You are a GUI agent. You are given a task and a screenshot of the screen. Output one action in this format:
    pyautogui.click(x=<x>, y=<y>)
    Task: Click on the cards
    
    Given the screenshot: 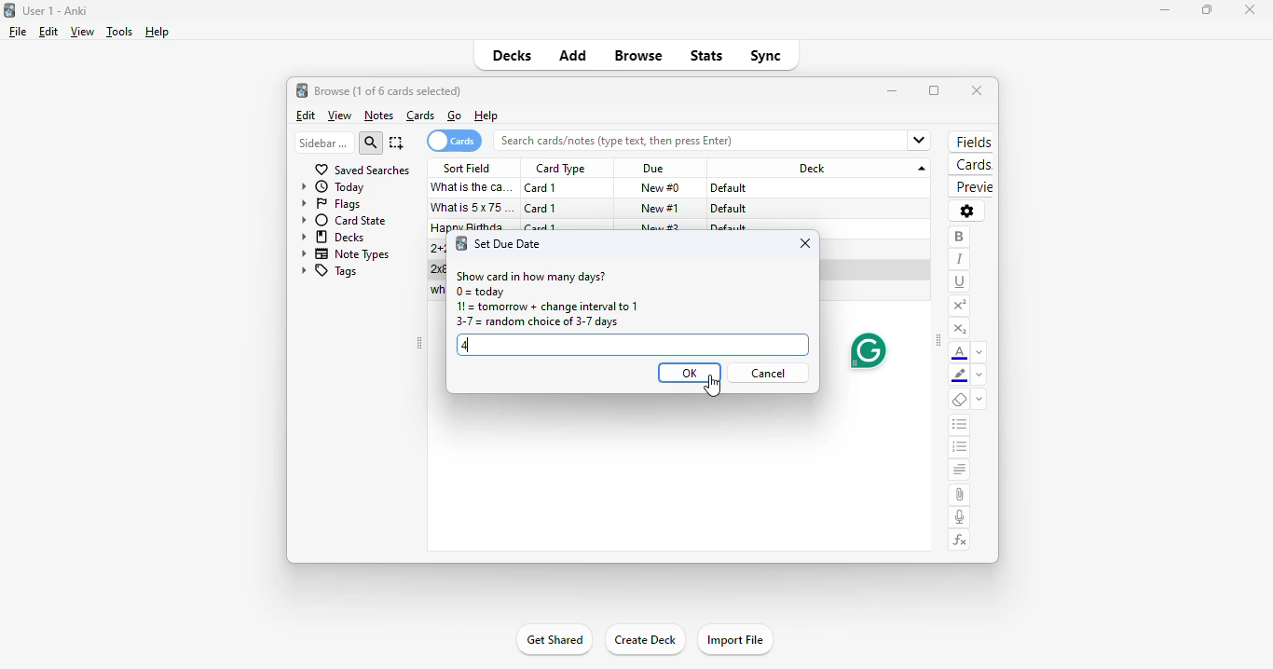 What is the action you would take?
    pyautogui.click(x=421, y=116)
    